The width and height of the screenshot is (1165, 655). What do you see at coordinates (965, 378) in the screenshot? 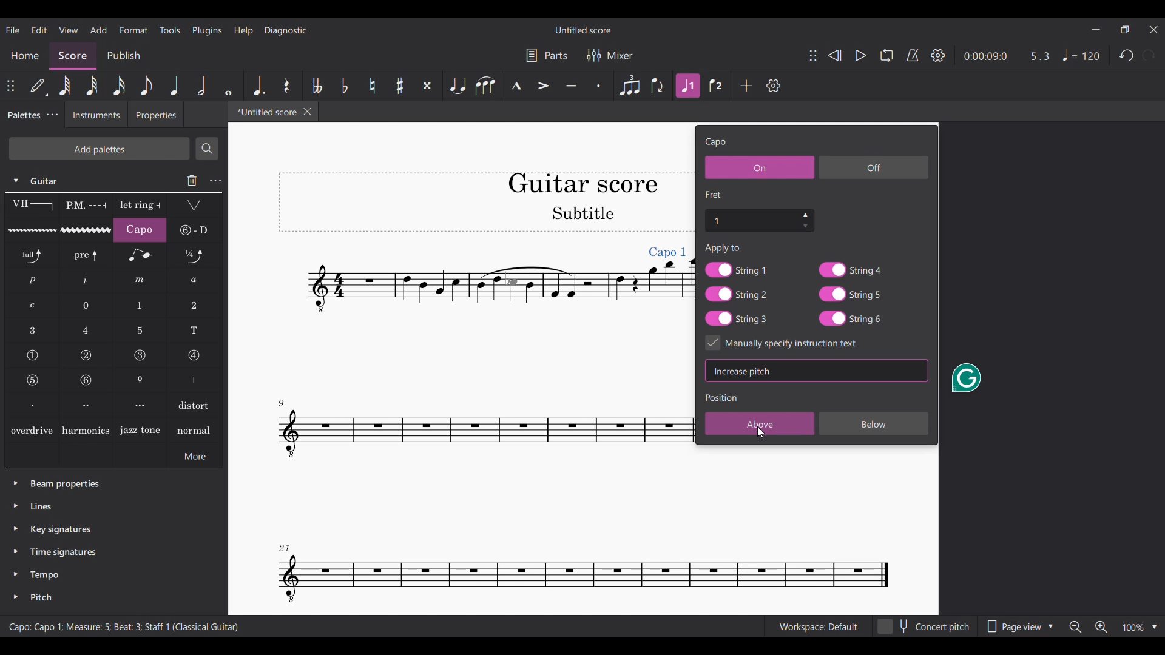
I see `Grammarly extension` at bounding box center [965, 378].